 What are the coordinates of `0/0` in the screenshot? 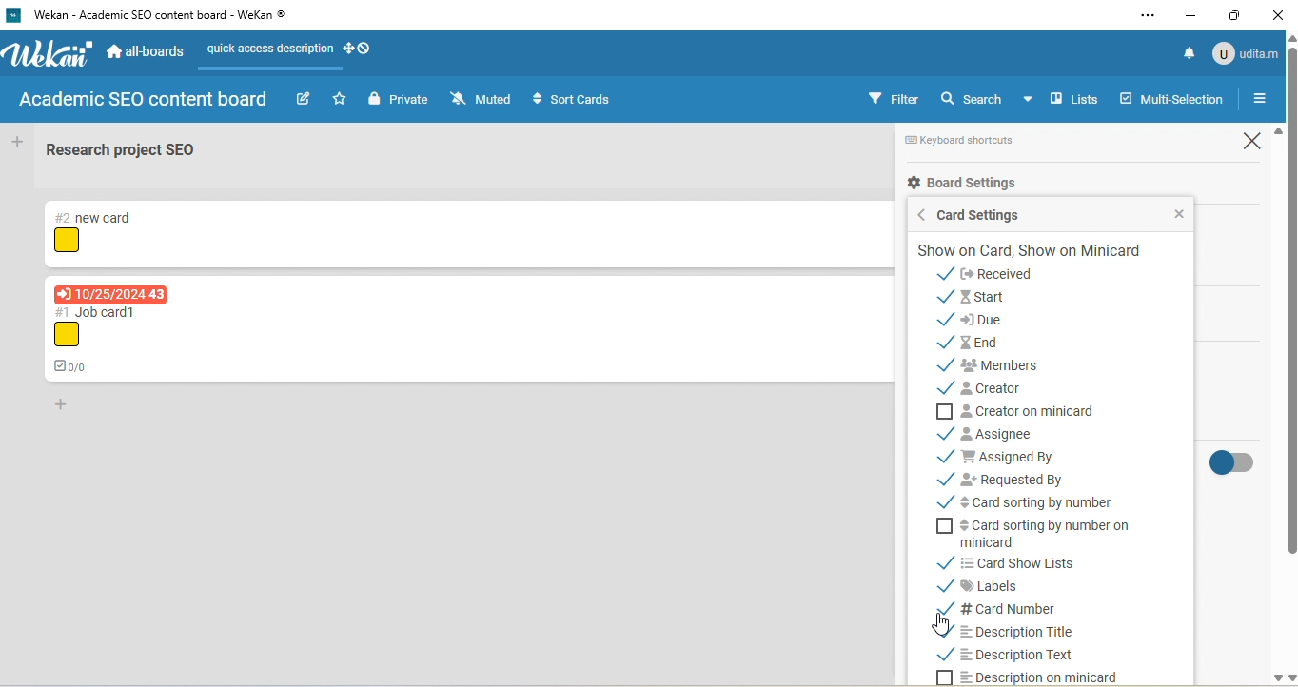 It's located at (73, 365).